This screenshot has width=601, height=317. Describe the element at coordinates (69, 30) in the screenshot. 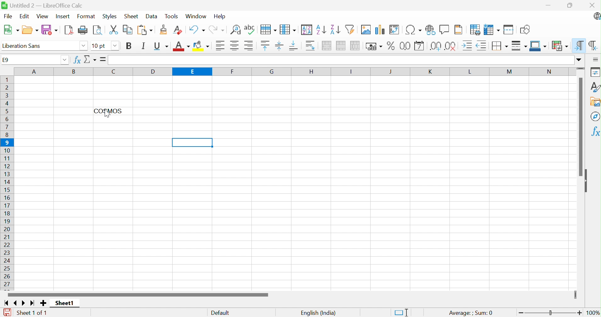

I see `Export as PDF` at that location.